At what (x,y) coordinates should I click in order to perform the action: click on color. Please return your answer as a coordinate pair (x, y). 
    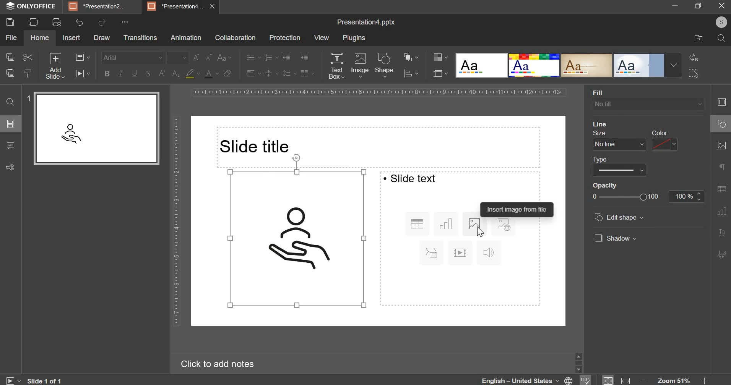
    Looking at the image, I should click on (666, 143).